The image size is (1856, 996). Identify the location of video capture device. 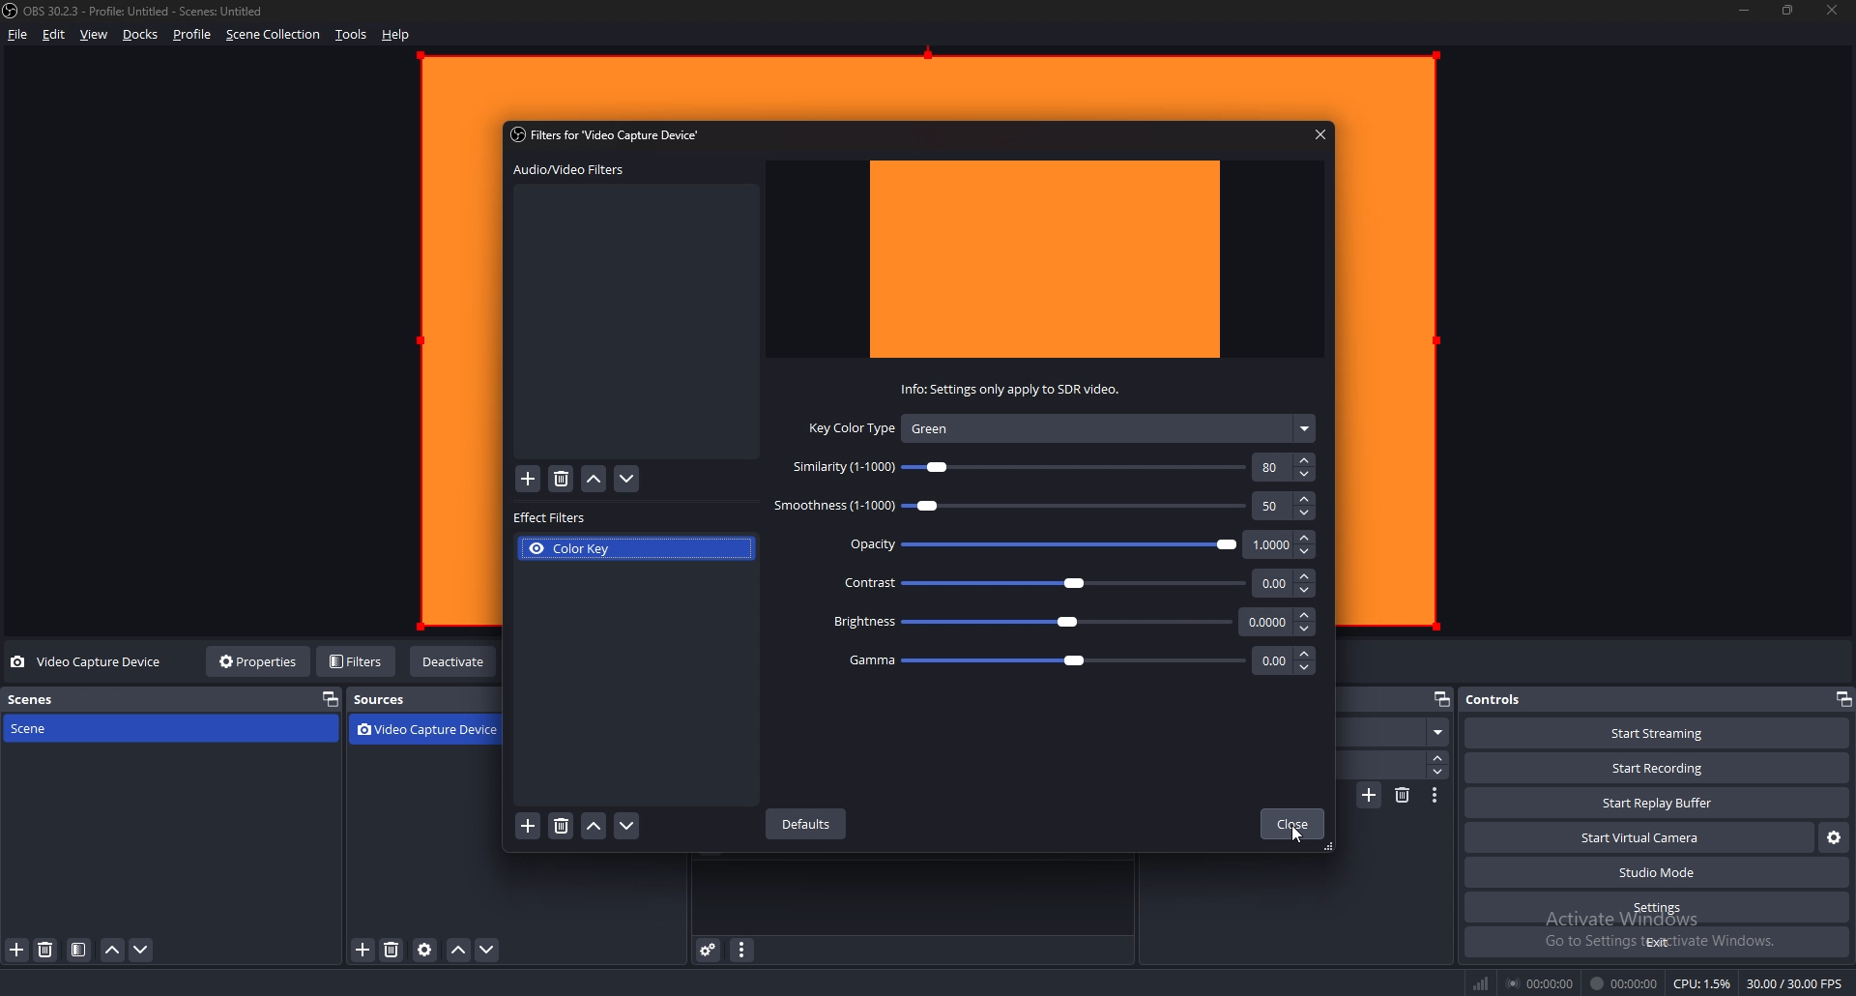
(433, 731).